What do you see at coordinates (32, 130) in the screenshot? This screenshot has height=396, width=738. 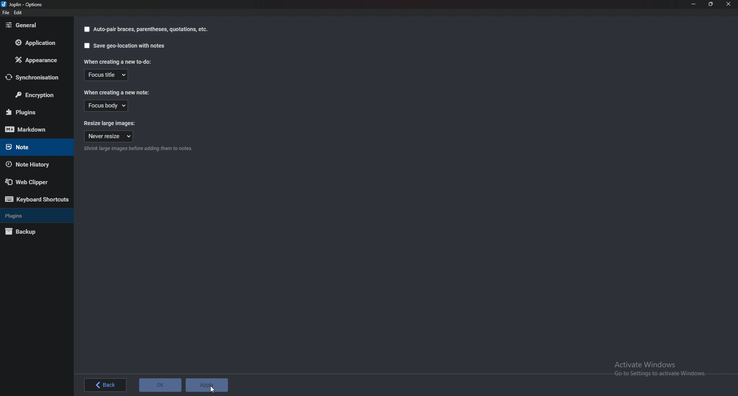 I see `mark down` at bounding box center [32, 130].